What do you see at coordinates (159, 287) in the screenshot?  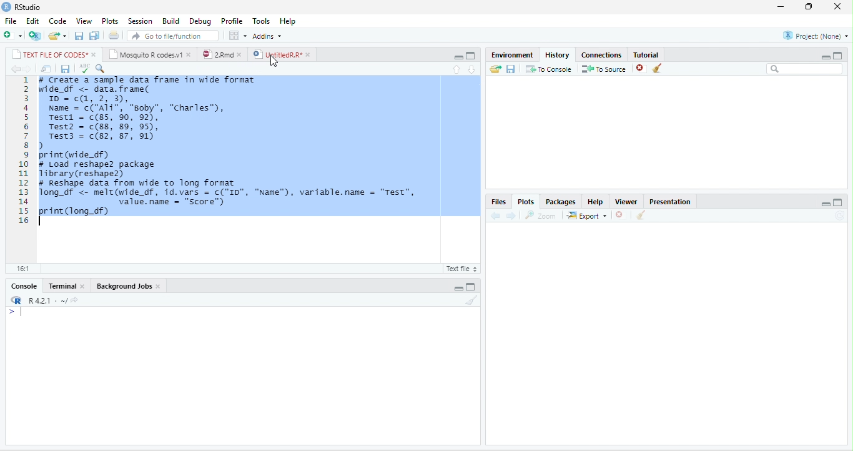 I see `close` at bounding box center [159, 287].